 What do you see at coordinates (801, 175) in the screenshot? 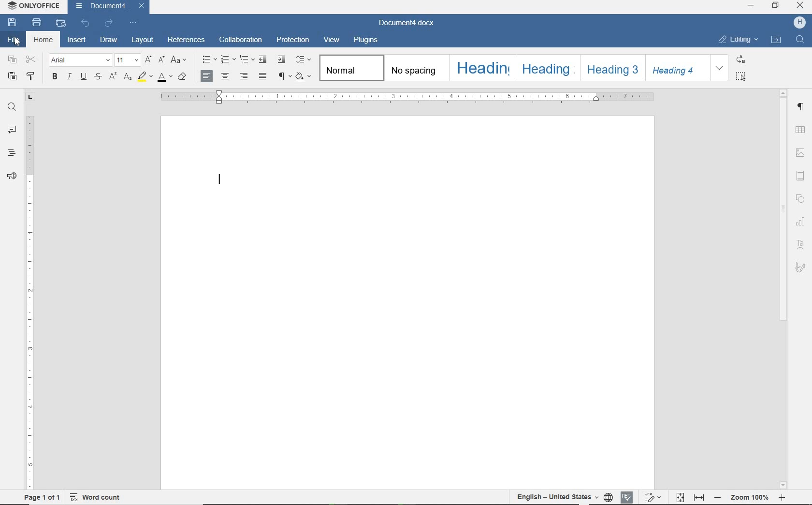
I see `header & footer` at bounding box center [801, 175].